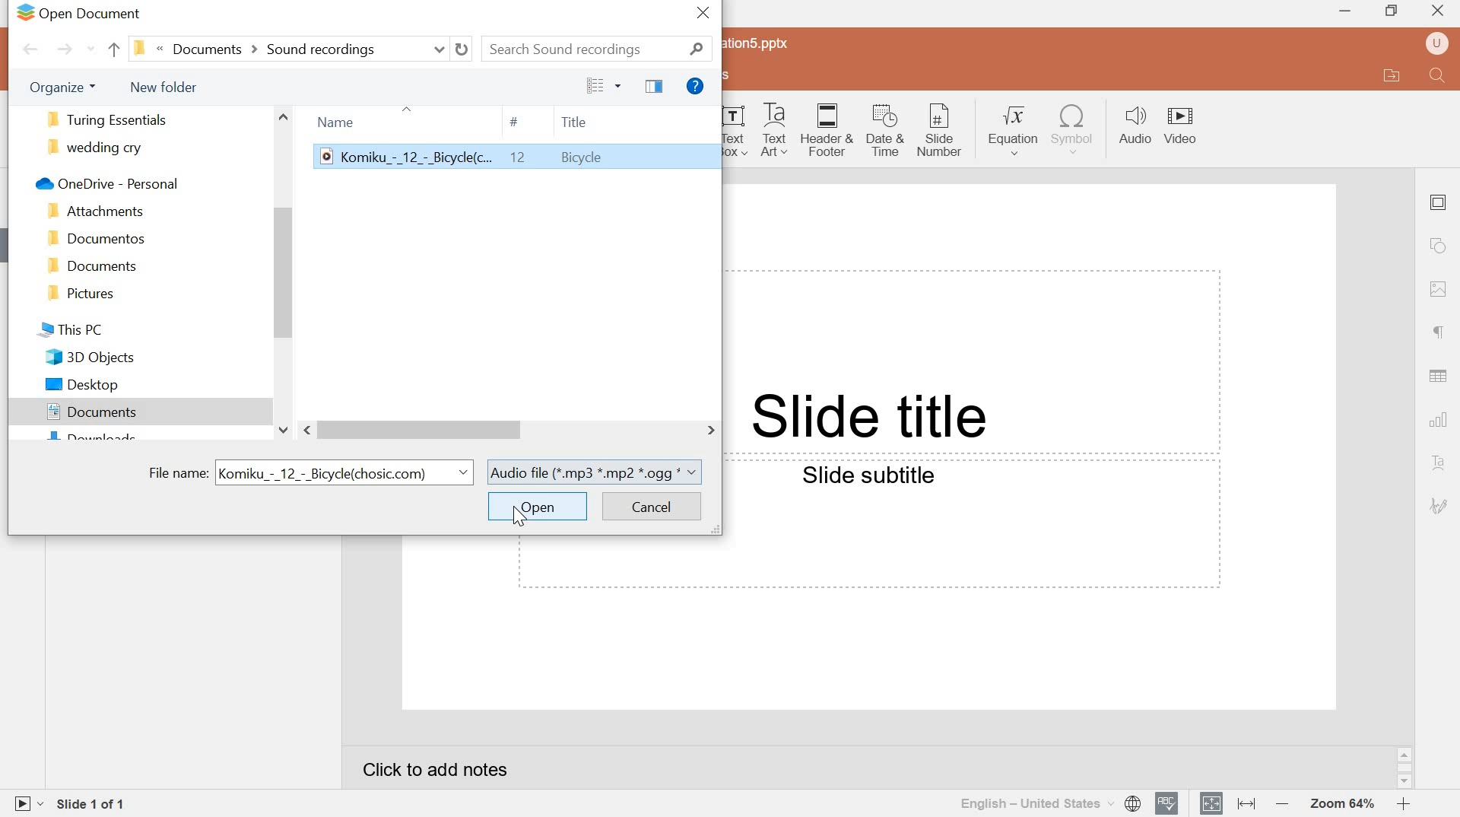 This screenshot has width=1460, height=817. Describe the element at coordinates (654, 87) in the screenshot. I see `show the preview pane` at that location.